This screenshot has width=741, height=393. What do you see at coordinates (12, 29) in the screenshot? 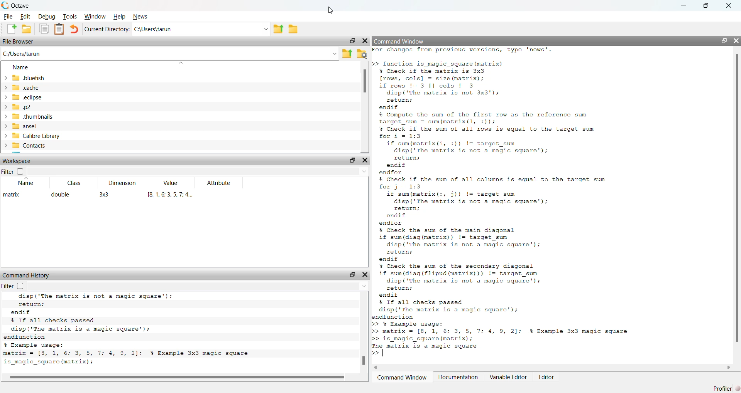
I see `New file` at bounding box center [12, 29].